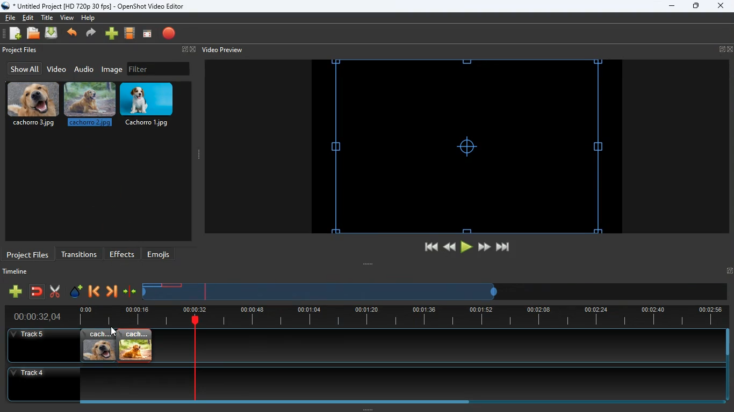 The height and width of the screenshot is (412, 734). Describe the element at coordinates (321, 296) in the screenshot. I see `timeline` at that location.